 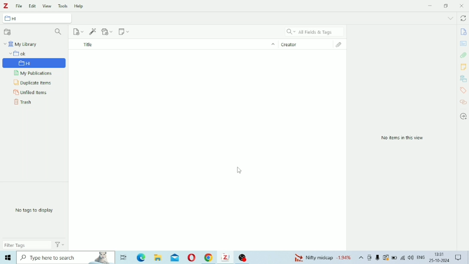 What do you see at coordinates (63, 6) in the screenshot?
I see `Tools` at bounding box center [63, 6].